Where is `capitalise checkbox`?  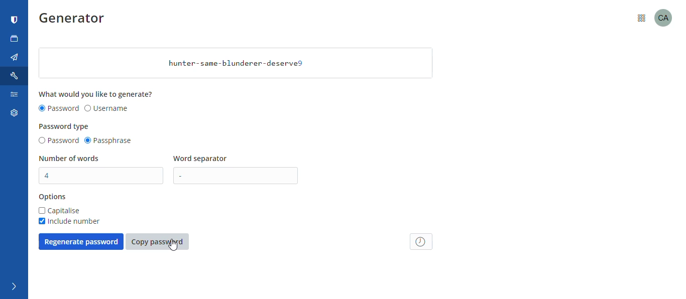 capitalise checkbox is located at coordinates (60, 211).